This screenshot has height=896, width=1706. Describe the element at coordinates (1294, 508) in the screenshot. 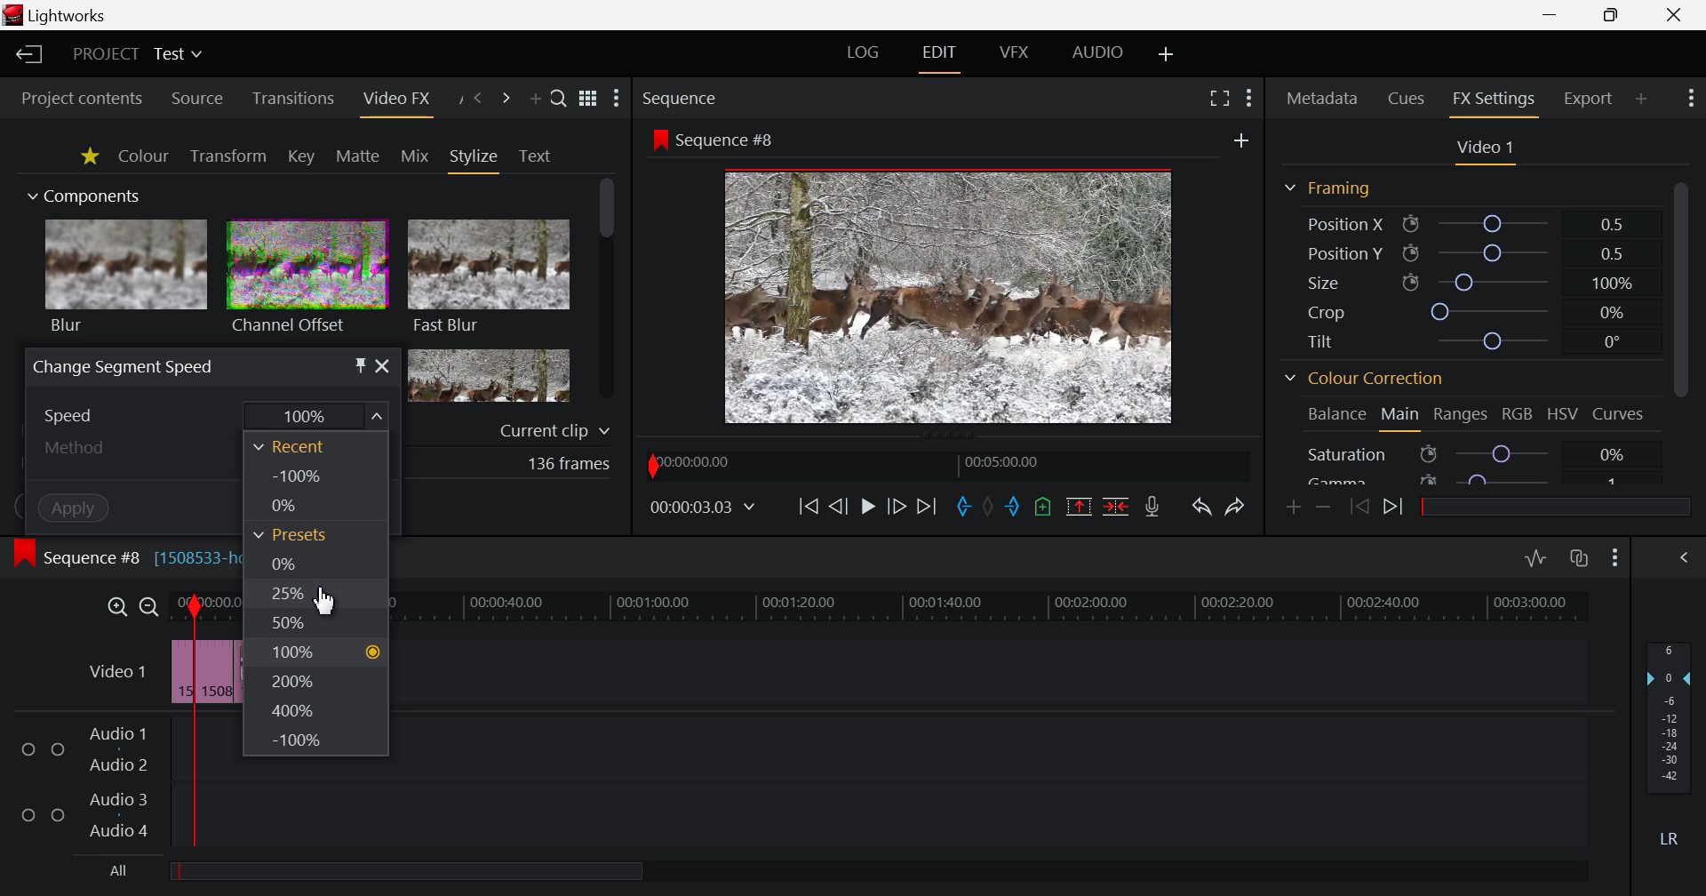

I see `Add keyframe` at that location.